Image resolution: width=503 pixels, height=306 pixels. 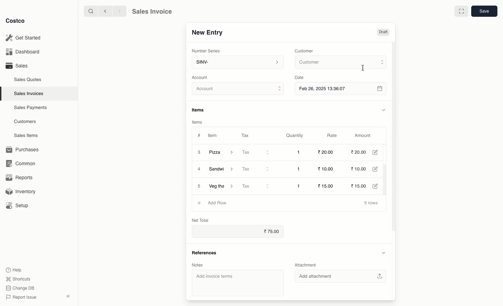 What do you see at coordinates (197, 122) in the screenshot?
I see `Items` at bounding box center [197, 122].